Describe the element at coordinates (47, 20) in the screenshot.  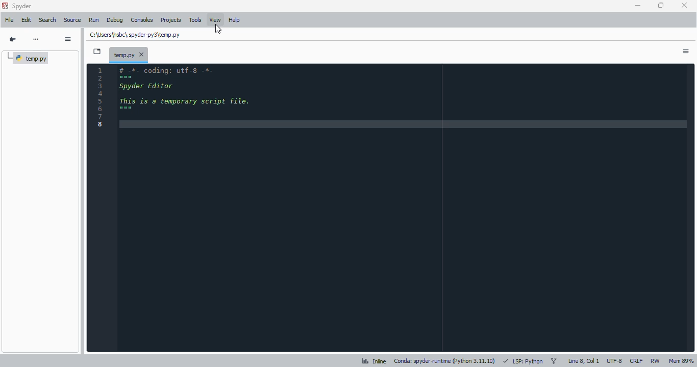
I see `search` at that location.